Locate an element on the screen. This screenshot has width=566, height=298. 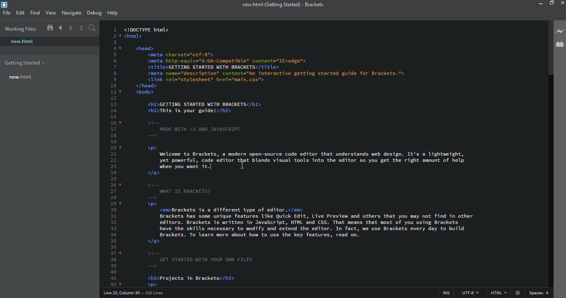
view is located at coordinates (52, 12).